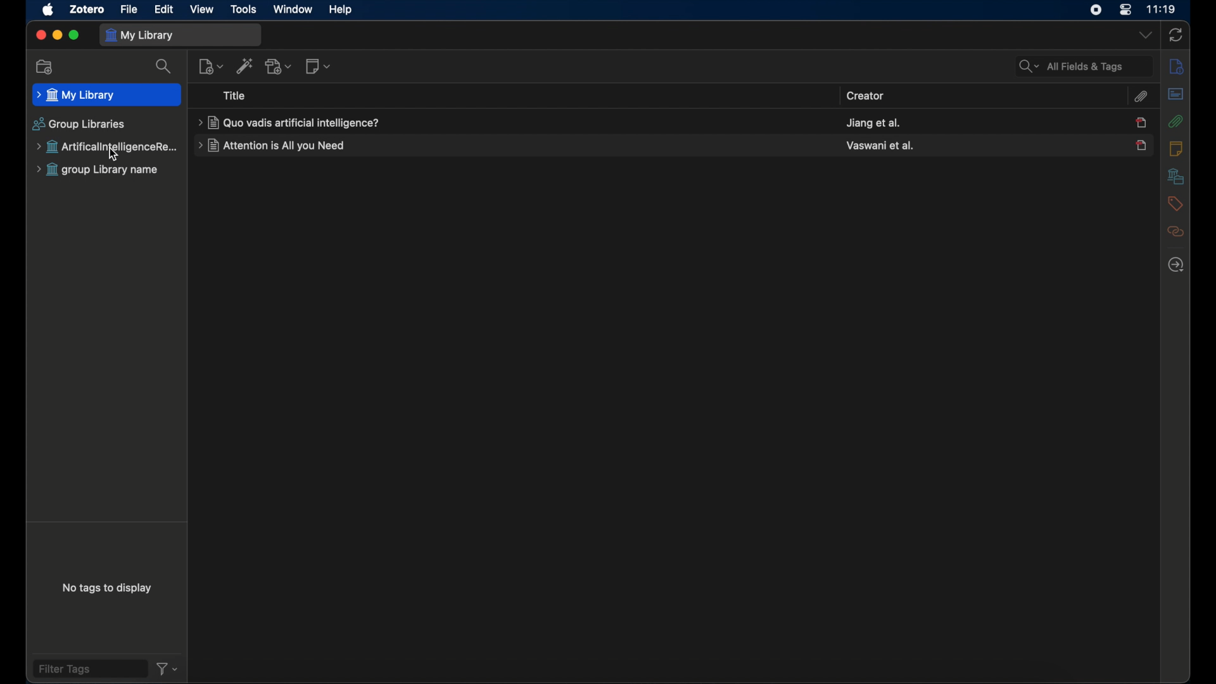 This screenshot has height=684, width=1216. What do you see at coordinates (1175, 148) in the screenshot?
I see `notes` at bounding box center [1175, 148].